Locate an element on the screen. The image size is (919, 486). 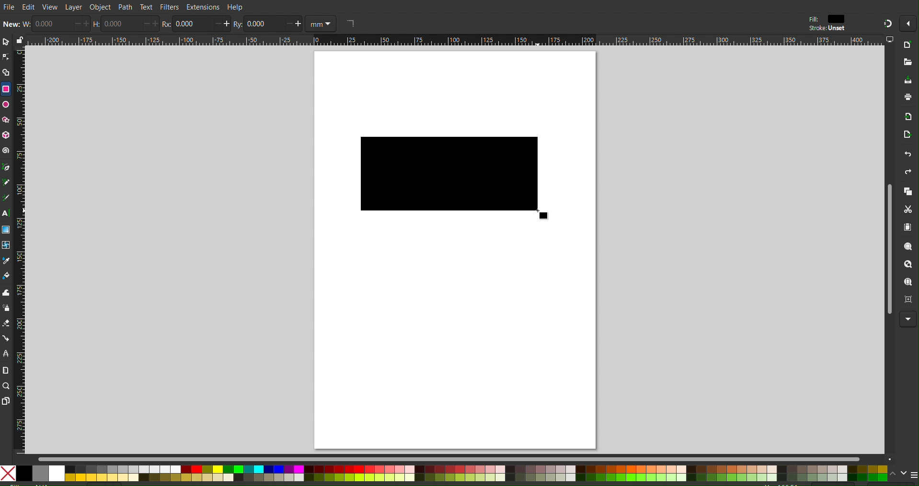
0.000 is located at coordinates (192, 25).